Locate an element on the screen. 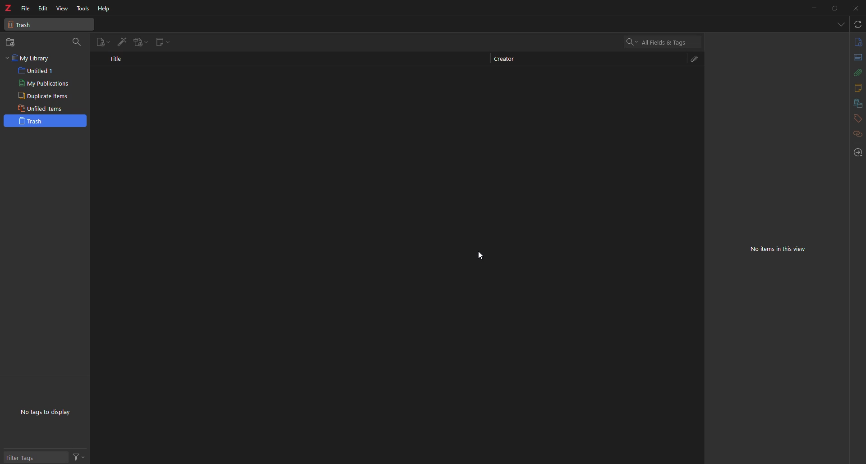 This screenshot has height=464, width=866. New collection is located at coordinates (10, 44).